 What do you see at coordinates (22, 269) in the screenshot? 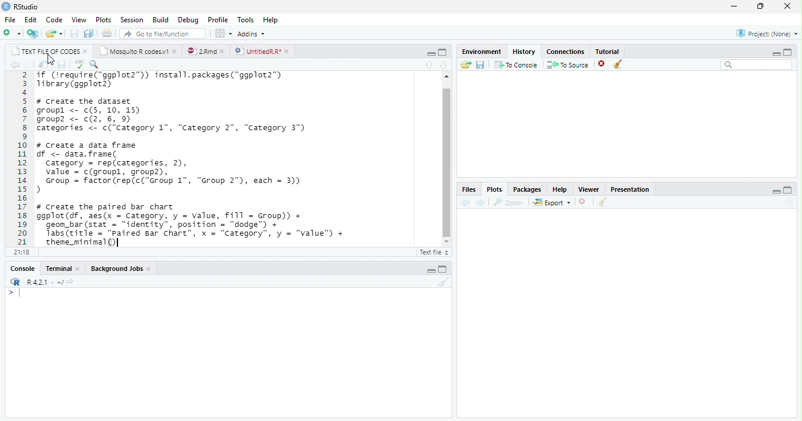
I see `console` at bounding box center [22, 269].